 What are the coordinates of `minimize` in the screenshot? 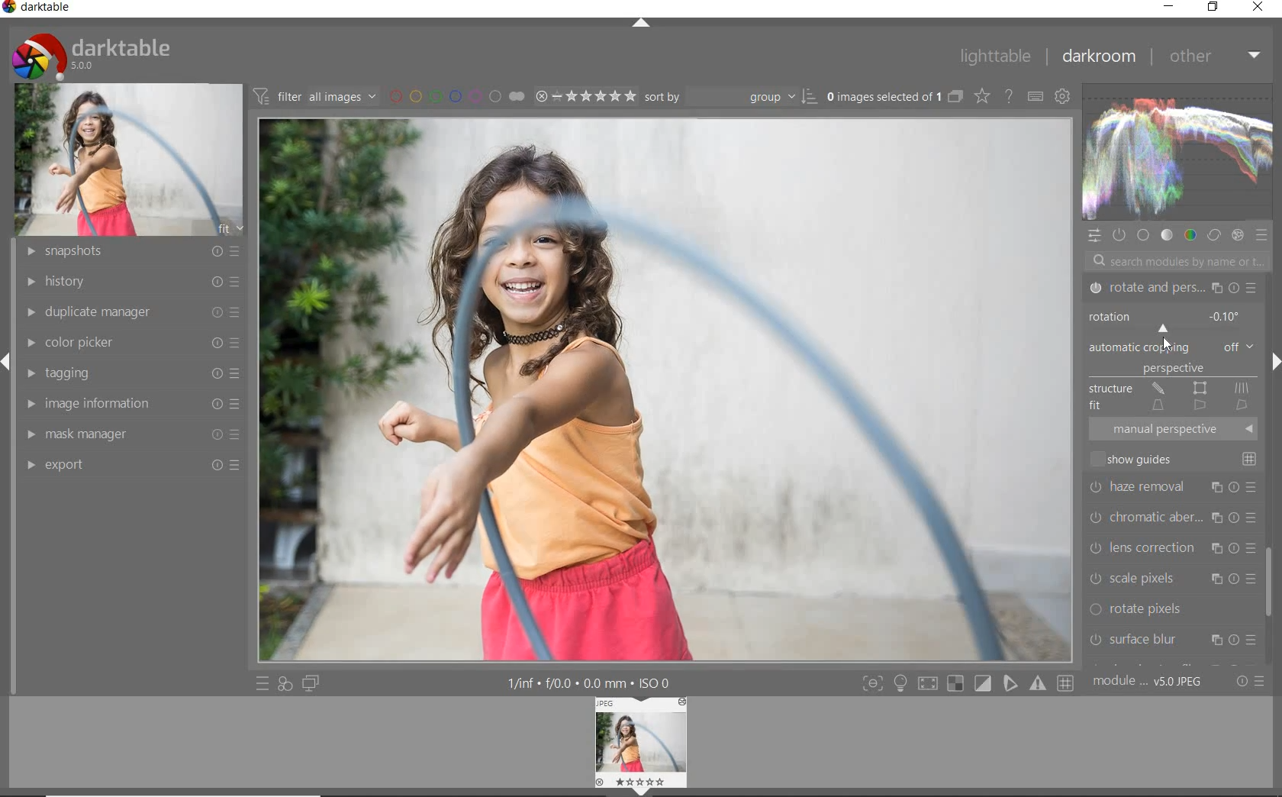 It's located at (1168, 7).